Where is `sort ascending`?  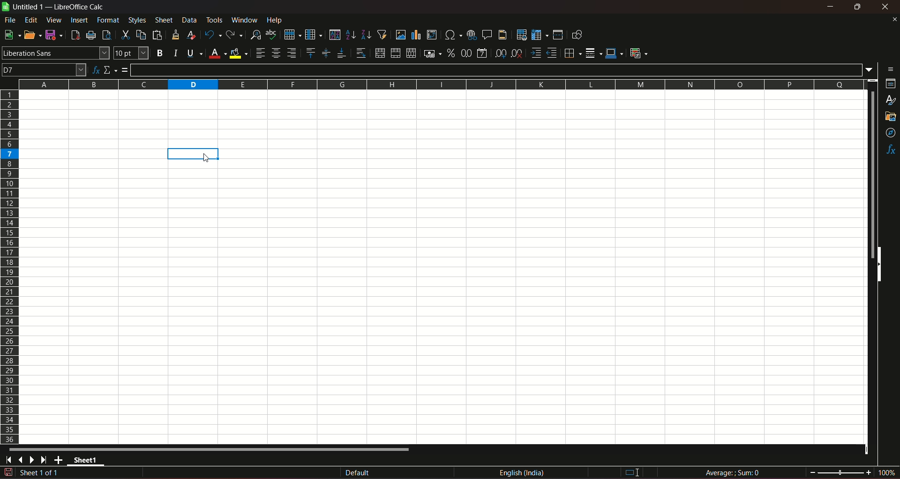
sort ascending is located at coordinates (351, 34).